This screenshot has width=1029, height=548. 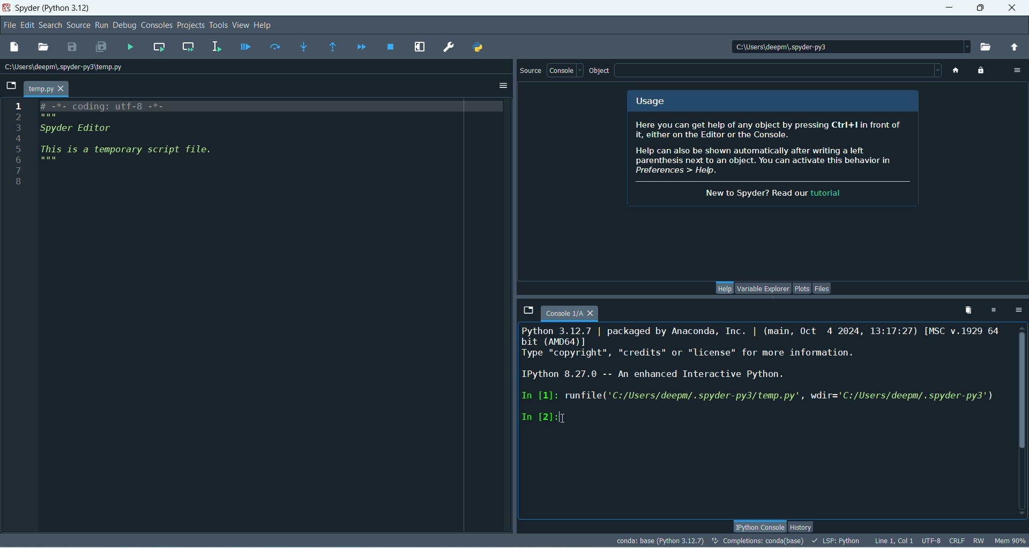 I want to click on options, so click(x=1018, y=309).